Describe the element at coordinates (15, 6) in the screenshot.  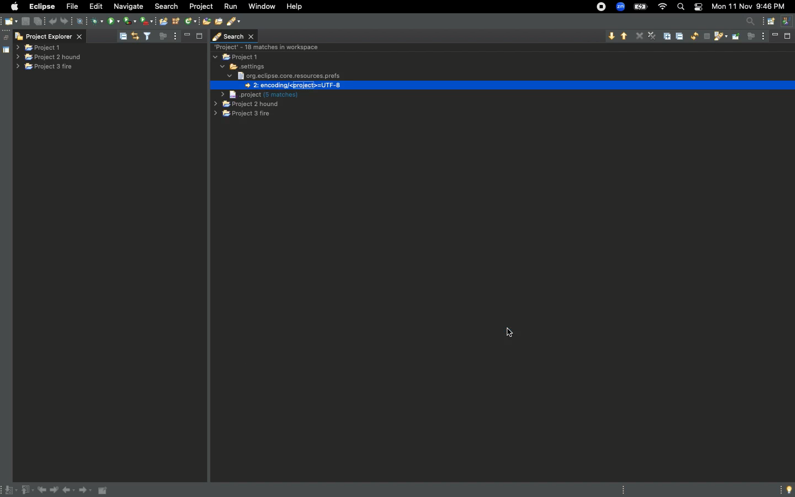
I see `Apple logo` at that location.